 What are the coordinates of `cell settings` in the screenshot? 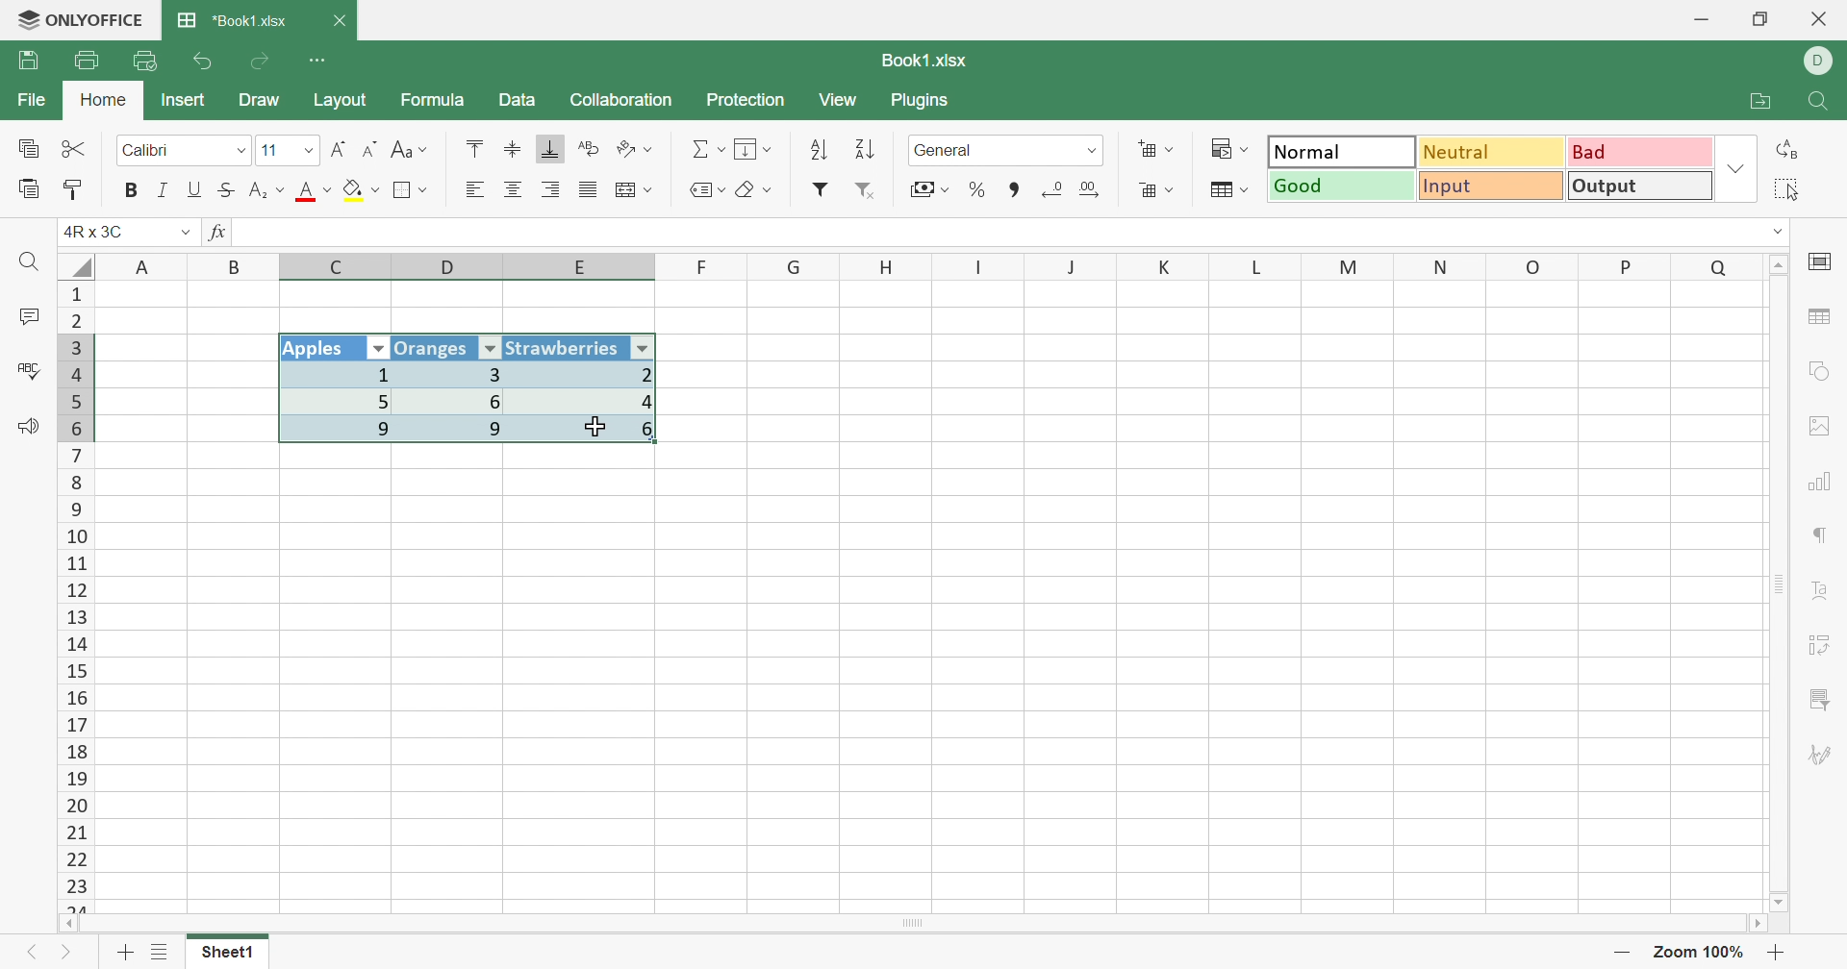 It's located at (1824, 263).